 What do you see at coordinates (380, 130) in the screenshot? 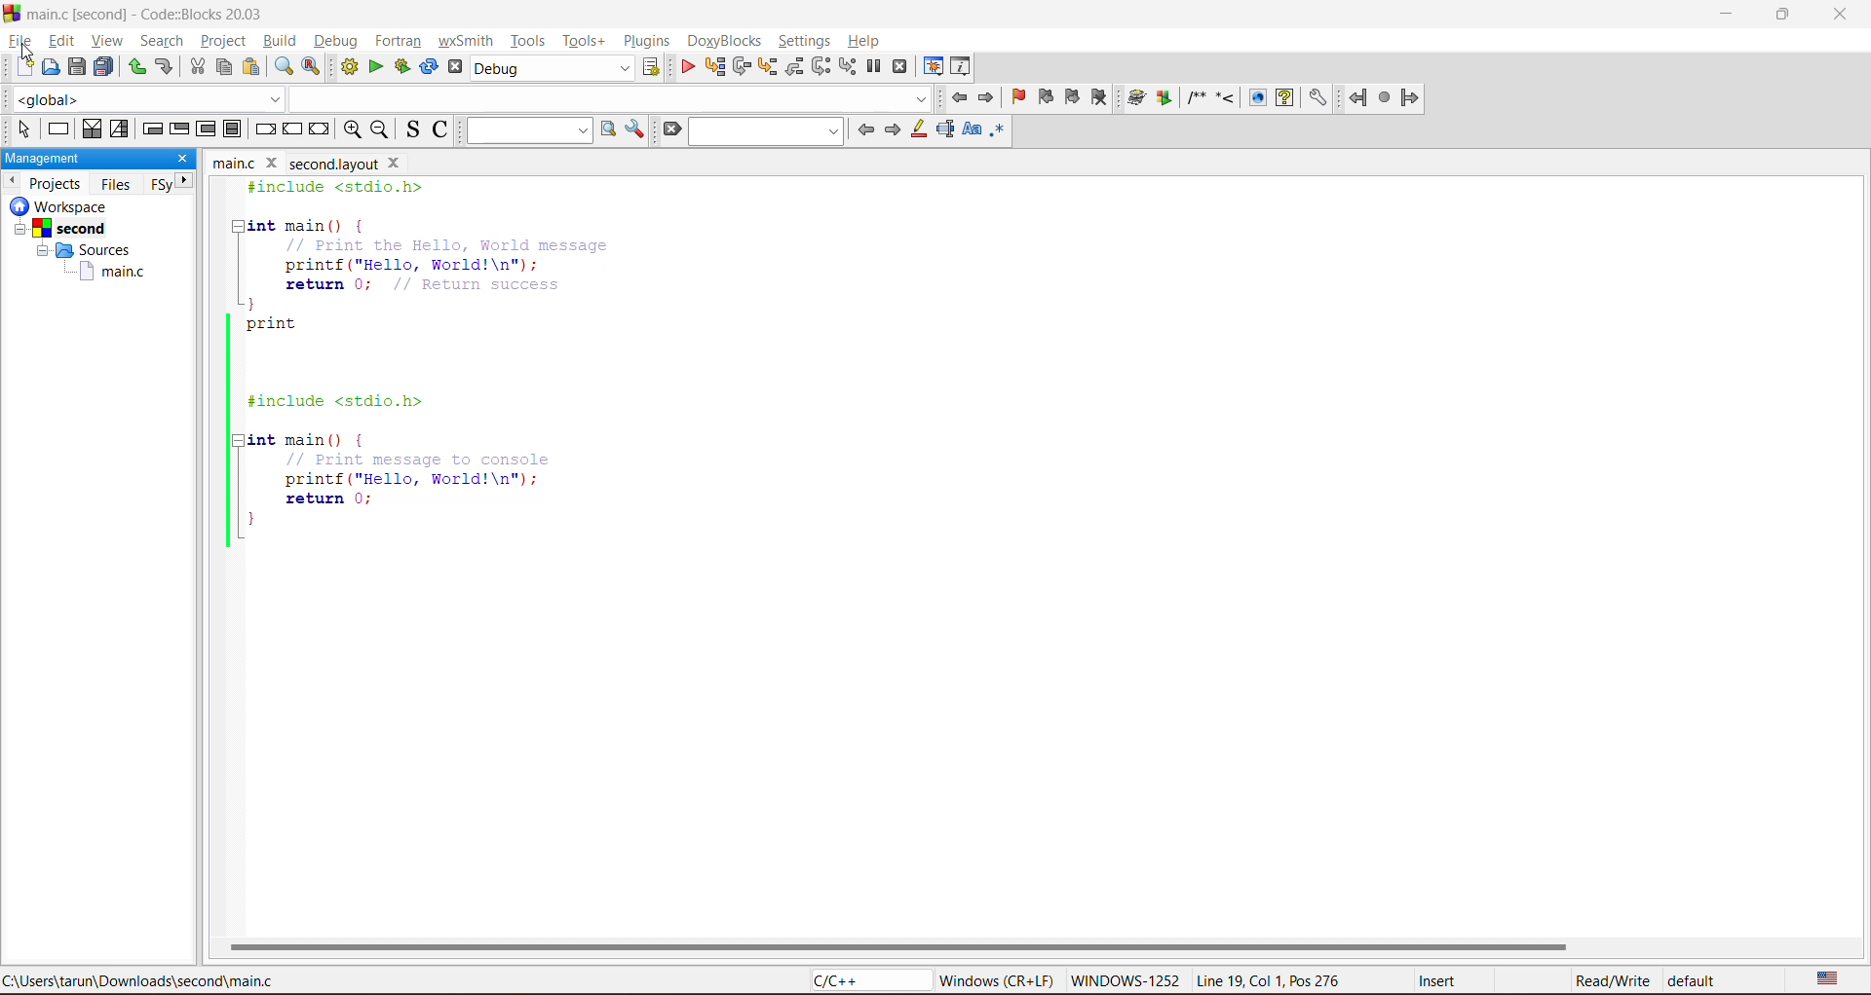
I see `zoom out` at bounding box center [380, 130].